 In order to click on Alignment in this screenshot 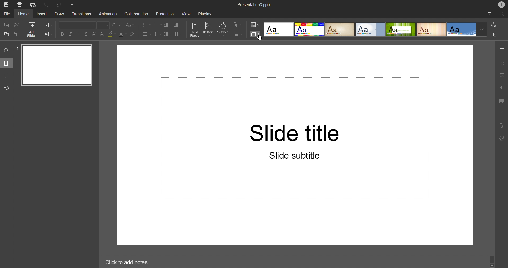, I will do `click(146, 34)`.